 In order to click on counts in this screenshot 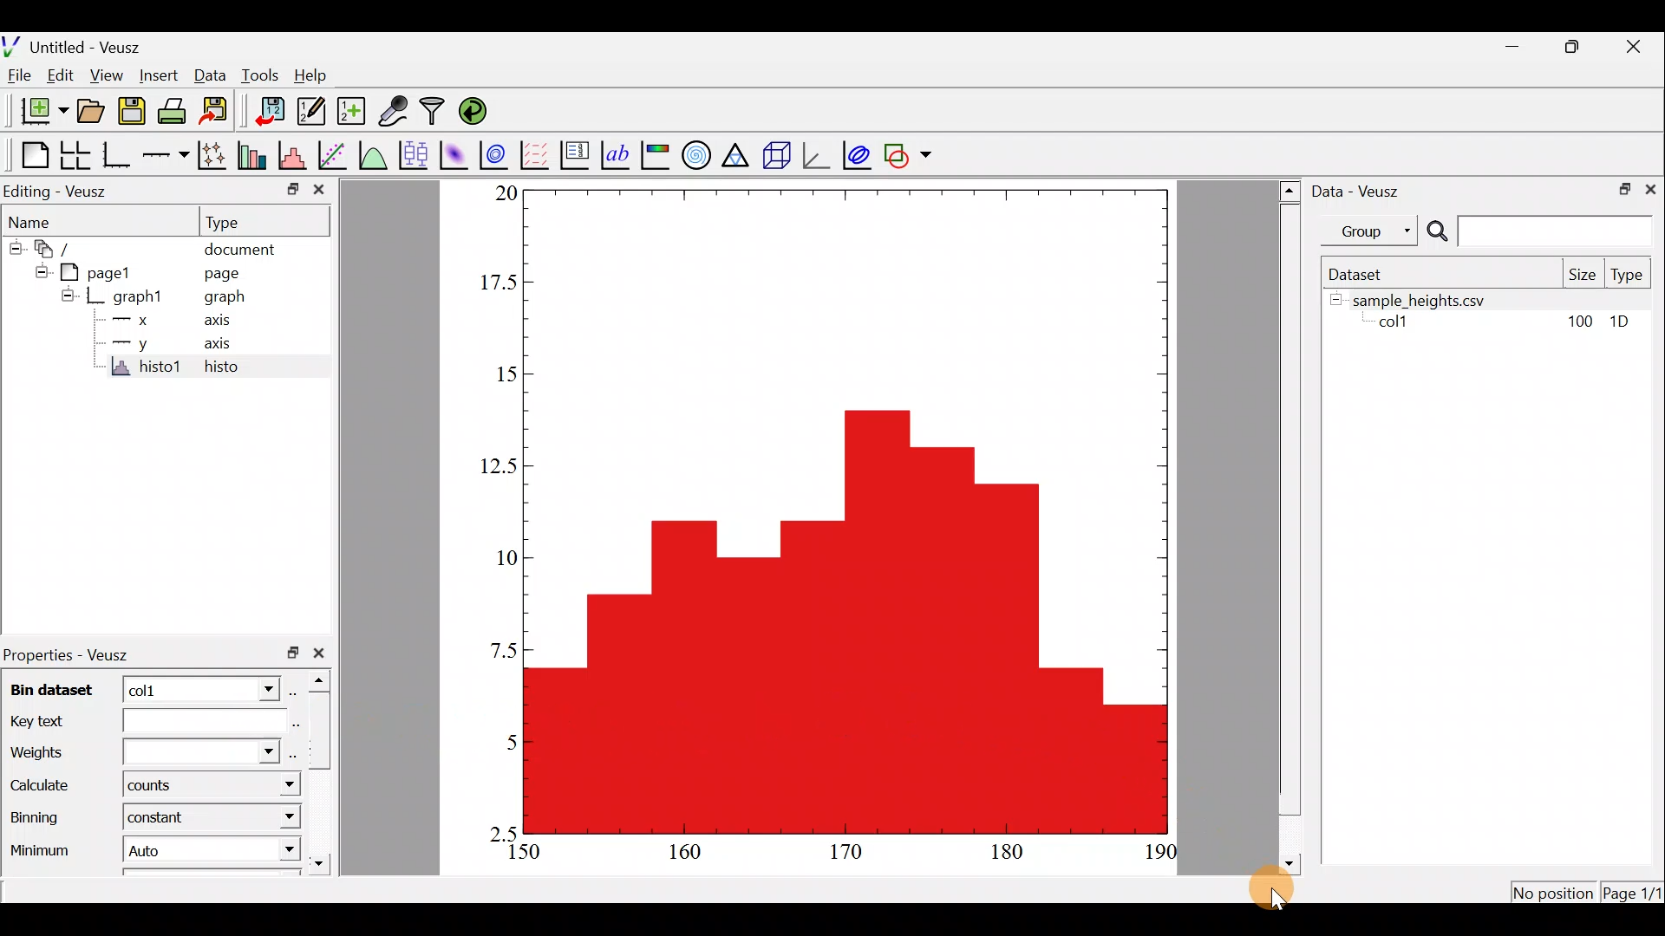, I will do `click(153, 787)`.